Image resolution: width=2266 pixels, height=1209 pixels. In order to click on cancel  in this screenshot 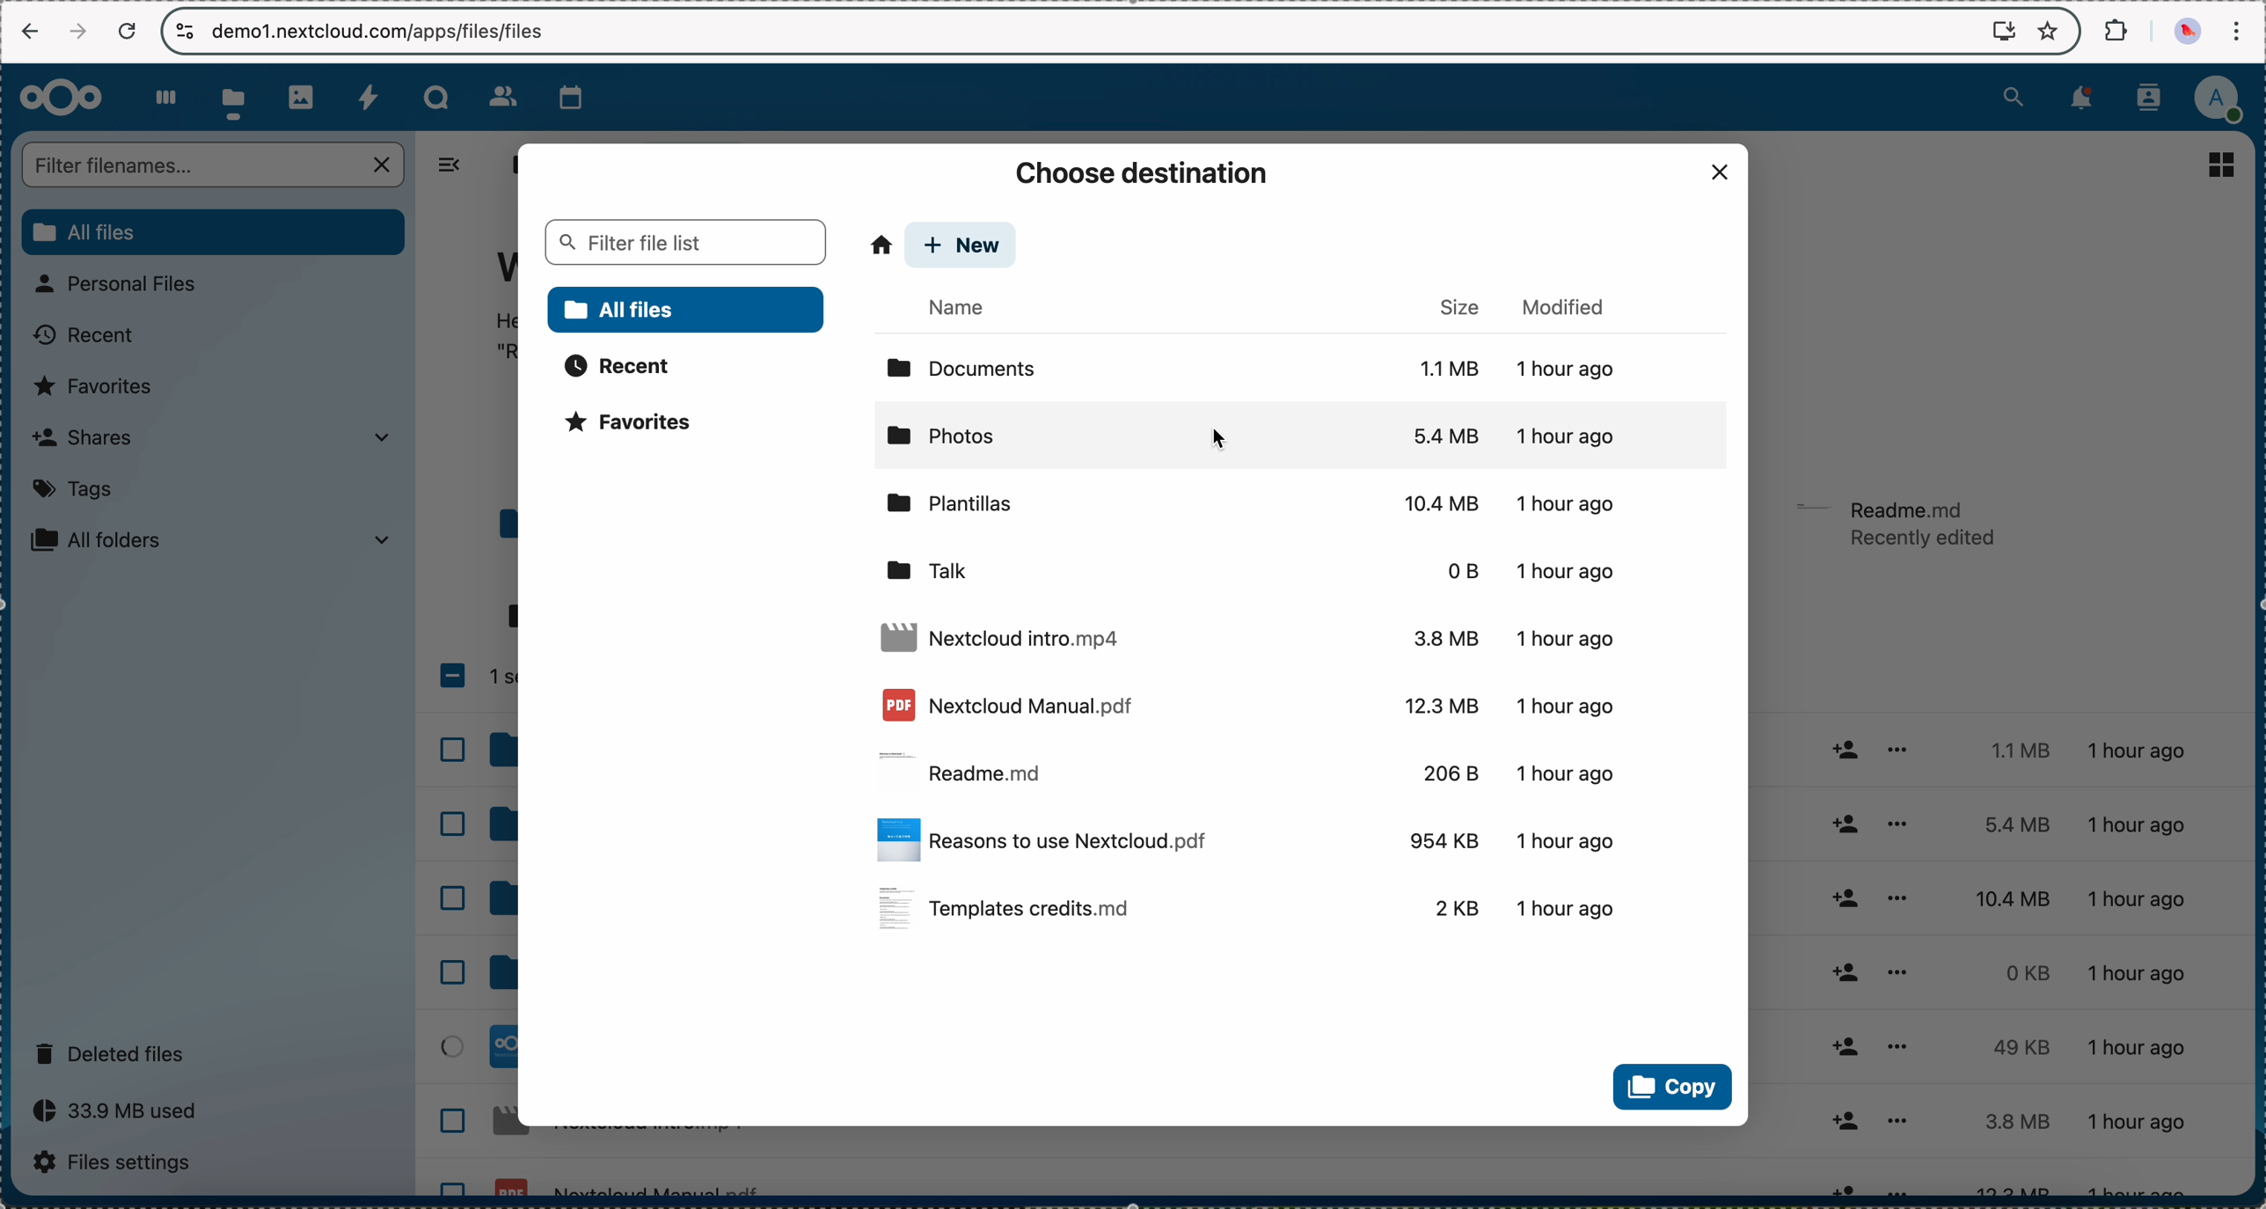, I will do `click(128, 31)`.